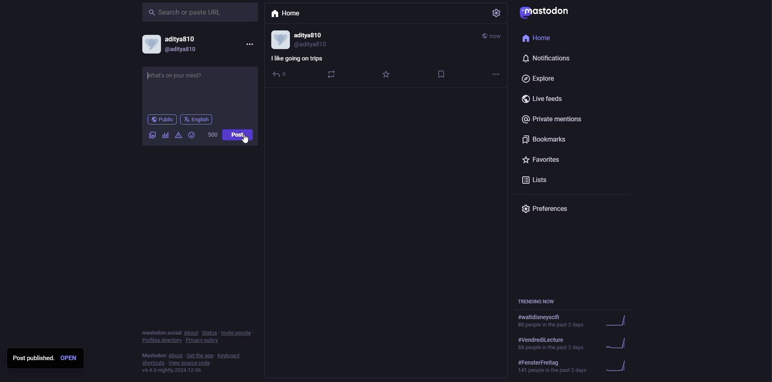 The image size is (772, 382). I want to click on search, so click(187, 13).